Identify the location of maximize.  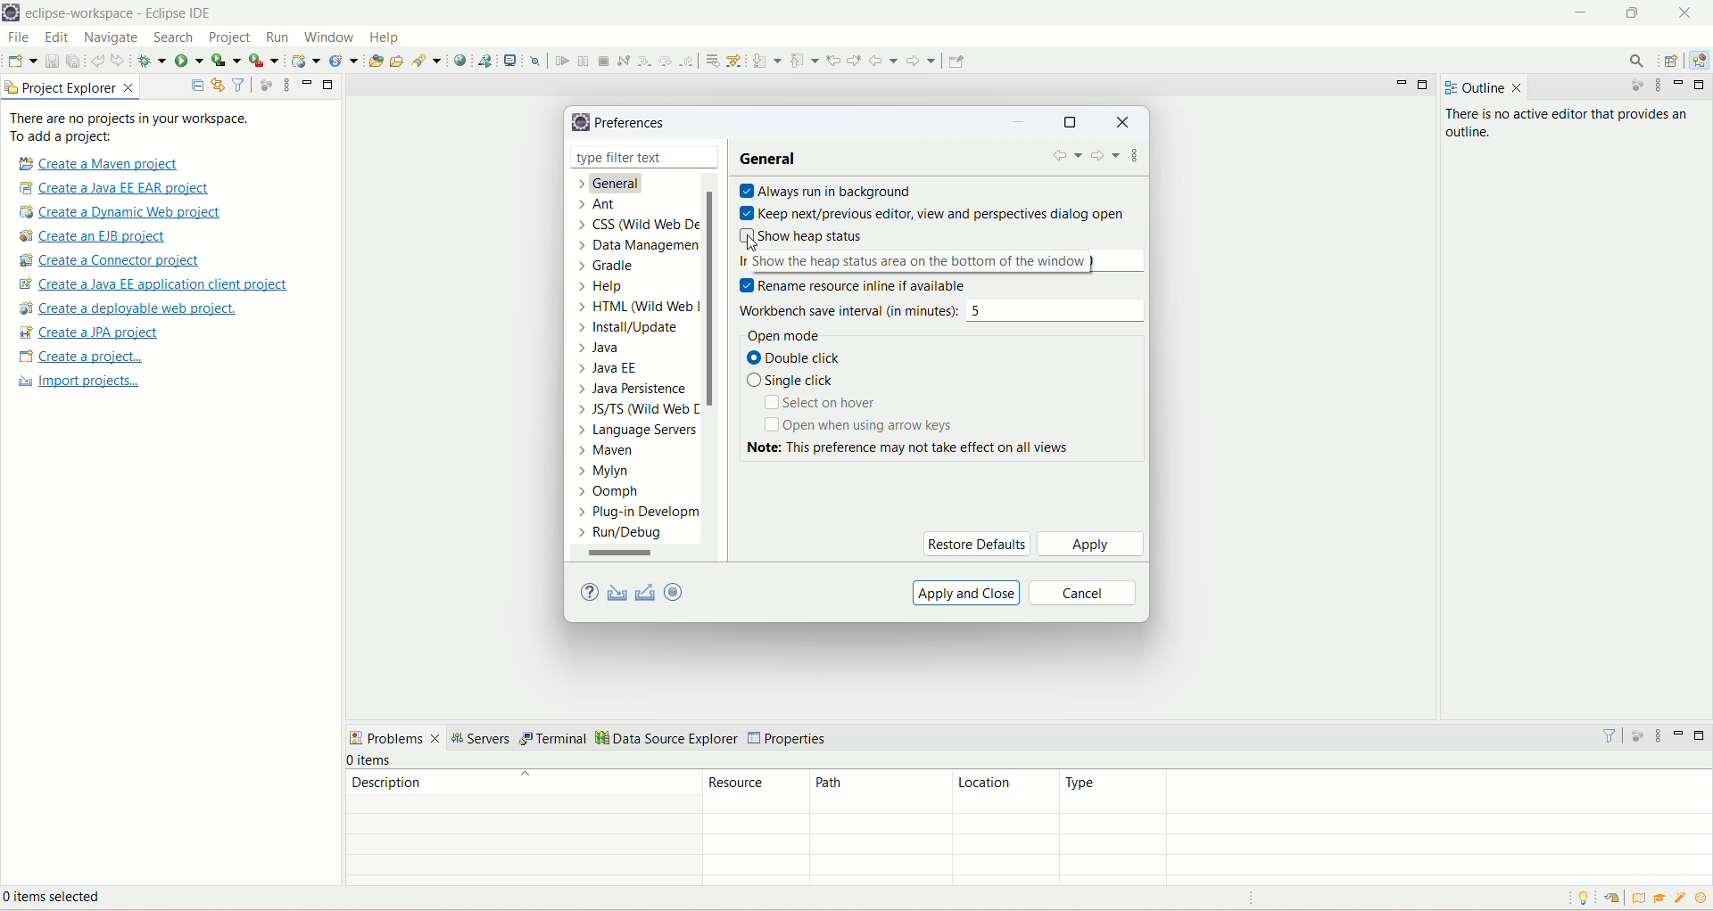
(1427, 86).